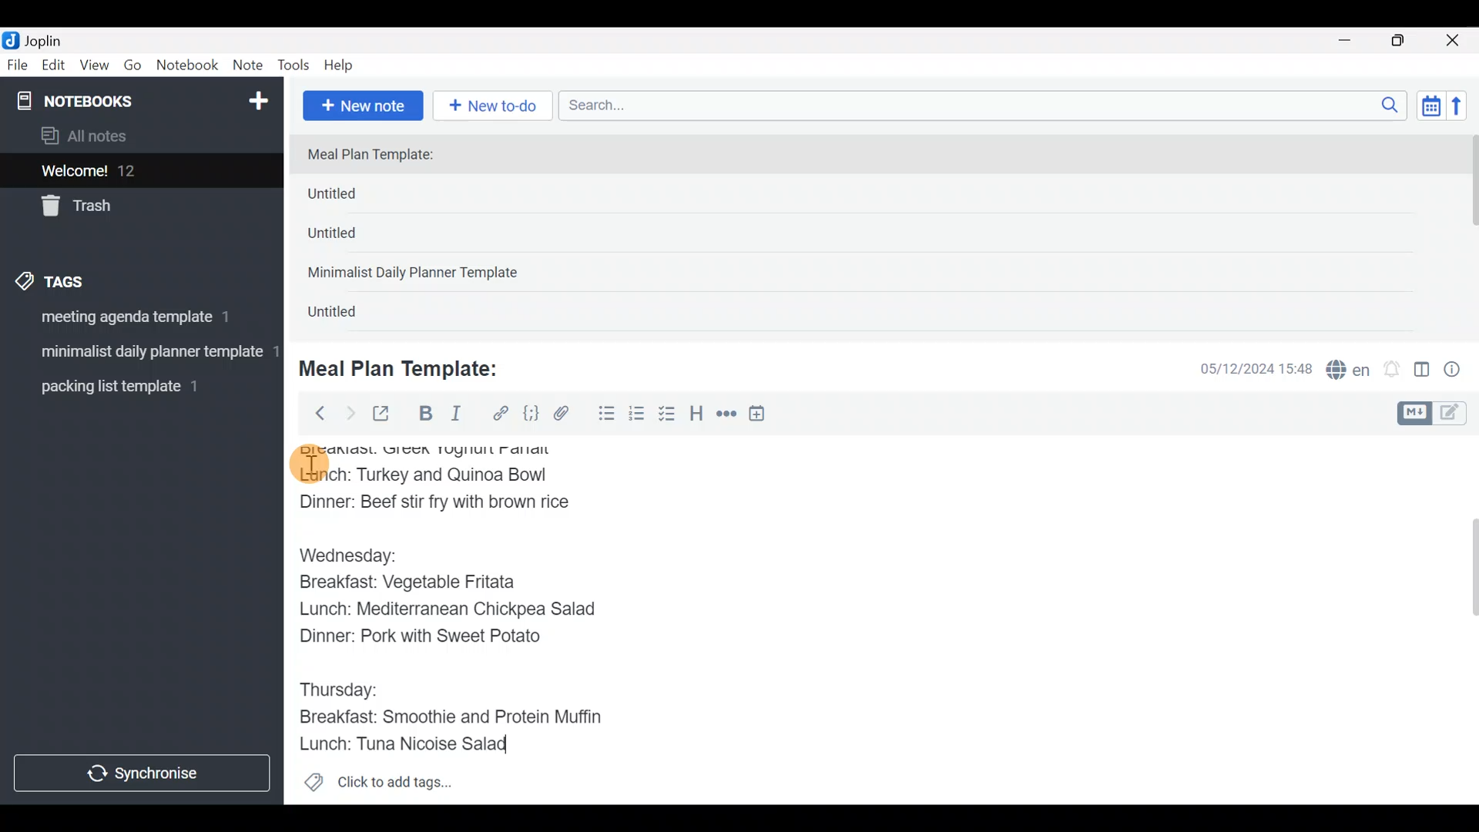  I want to click on Scroll bar, so click(1463, 619).